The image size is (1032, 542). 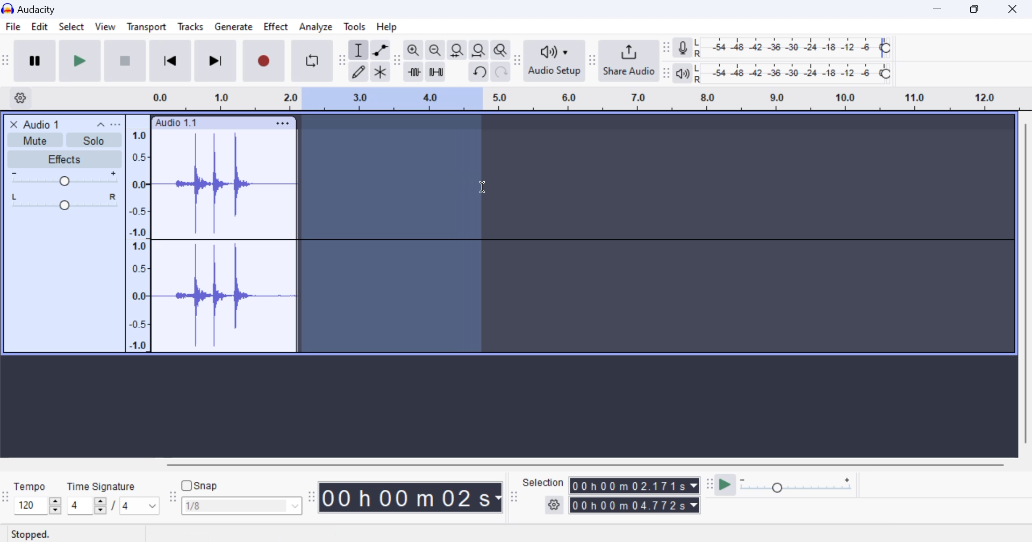 What do you see at coordinates (414, 72) in the screenshot?
I see `trim audio outside select` at bounding box center [414, 72].